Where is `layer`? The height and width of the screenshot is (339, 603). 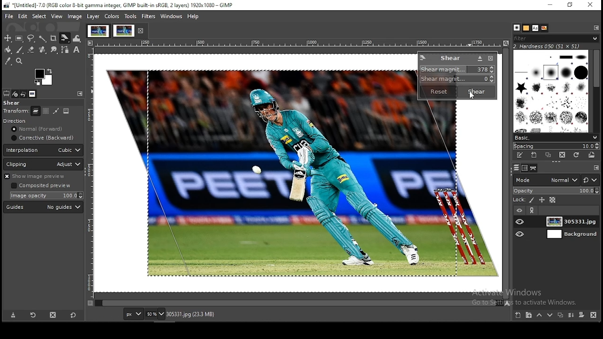 layer is located at coordinates (36, 111).